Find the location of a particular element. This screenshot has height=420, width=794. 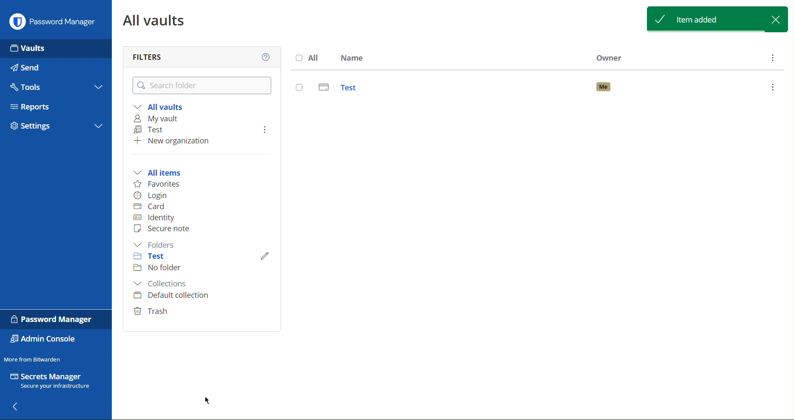

Filters is located at coordinates (147, 58).